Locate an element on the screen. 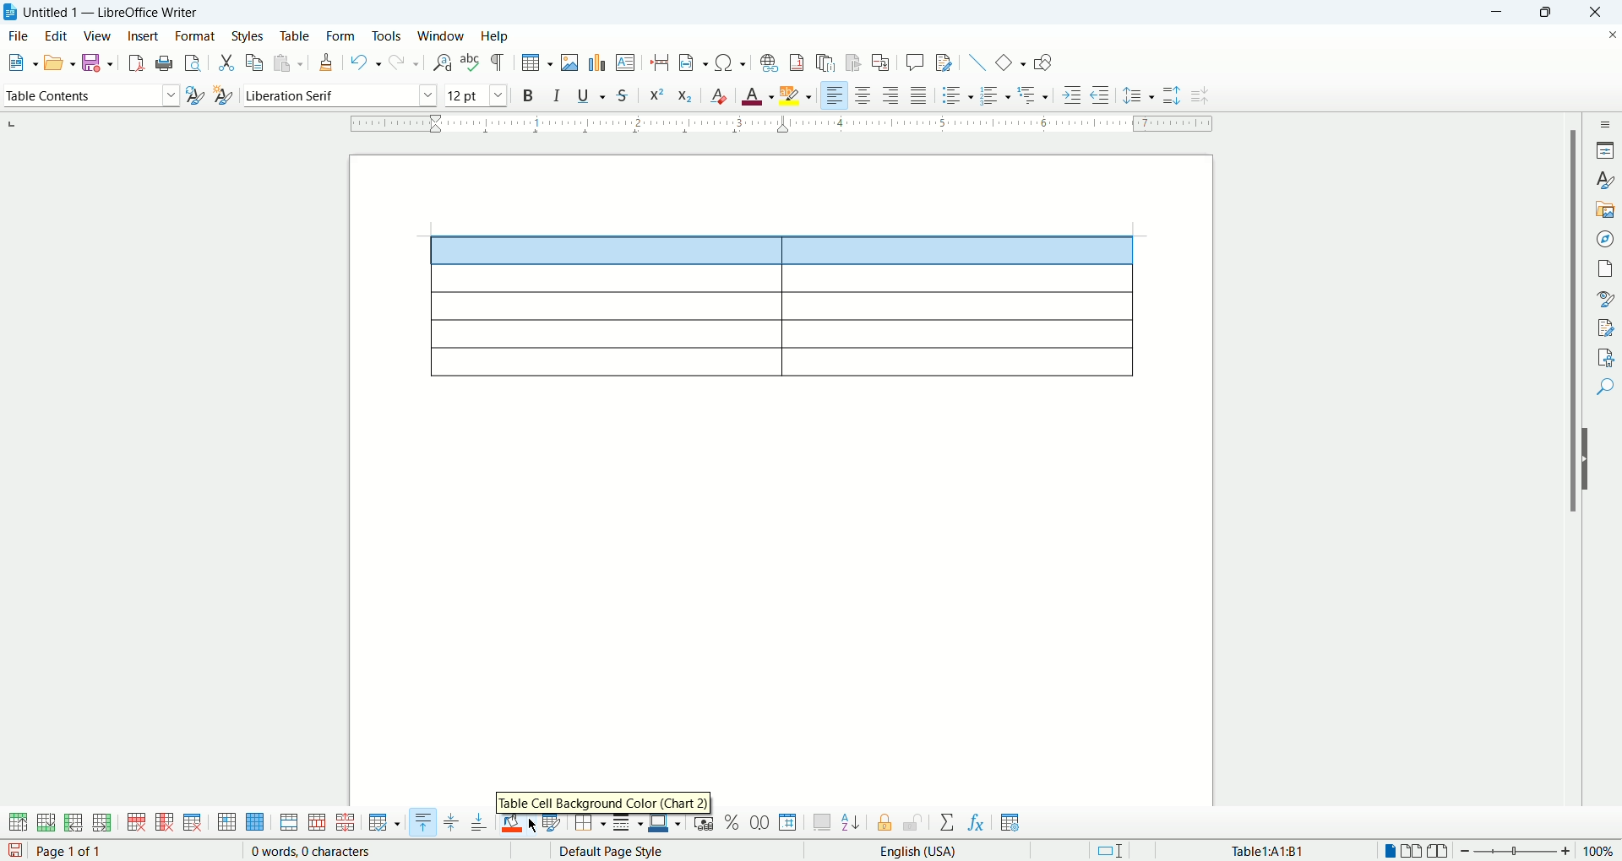 The image size is (1622, 861). unordered list is located at coordinates (956, 95).